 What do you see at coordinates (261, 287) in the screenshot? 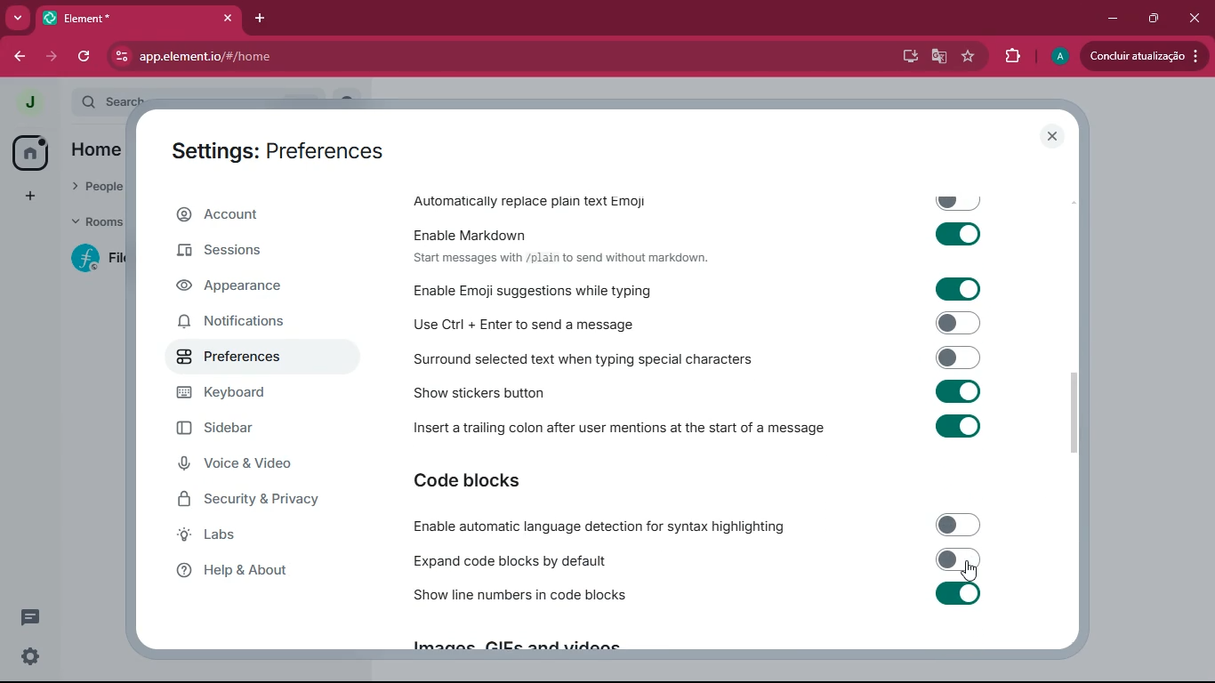
I see `appearance` at bounding box center [261, 287].